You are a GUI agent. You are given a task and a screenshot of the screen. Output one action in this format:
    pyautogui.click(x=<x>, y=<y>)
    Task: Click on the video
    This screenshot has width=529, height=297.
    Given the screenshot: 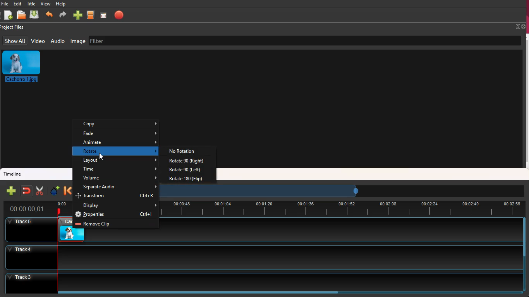 What is the action you would take?
    pyautogui.click(x=37, y=42)
    